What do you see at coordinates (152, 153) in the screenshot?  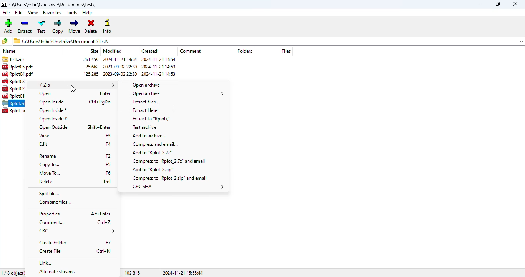 I see `add to Rplot_2.7z` at bounding box center [152, 153].